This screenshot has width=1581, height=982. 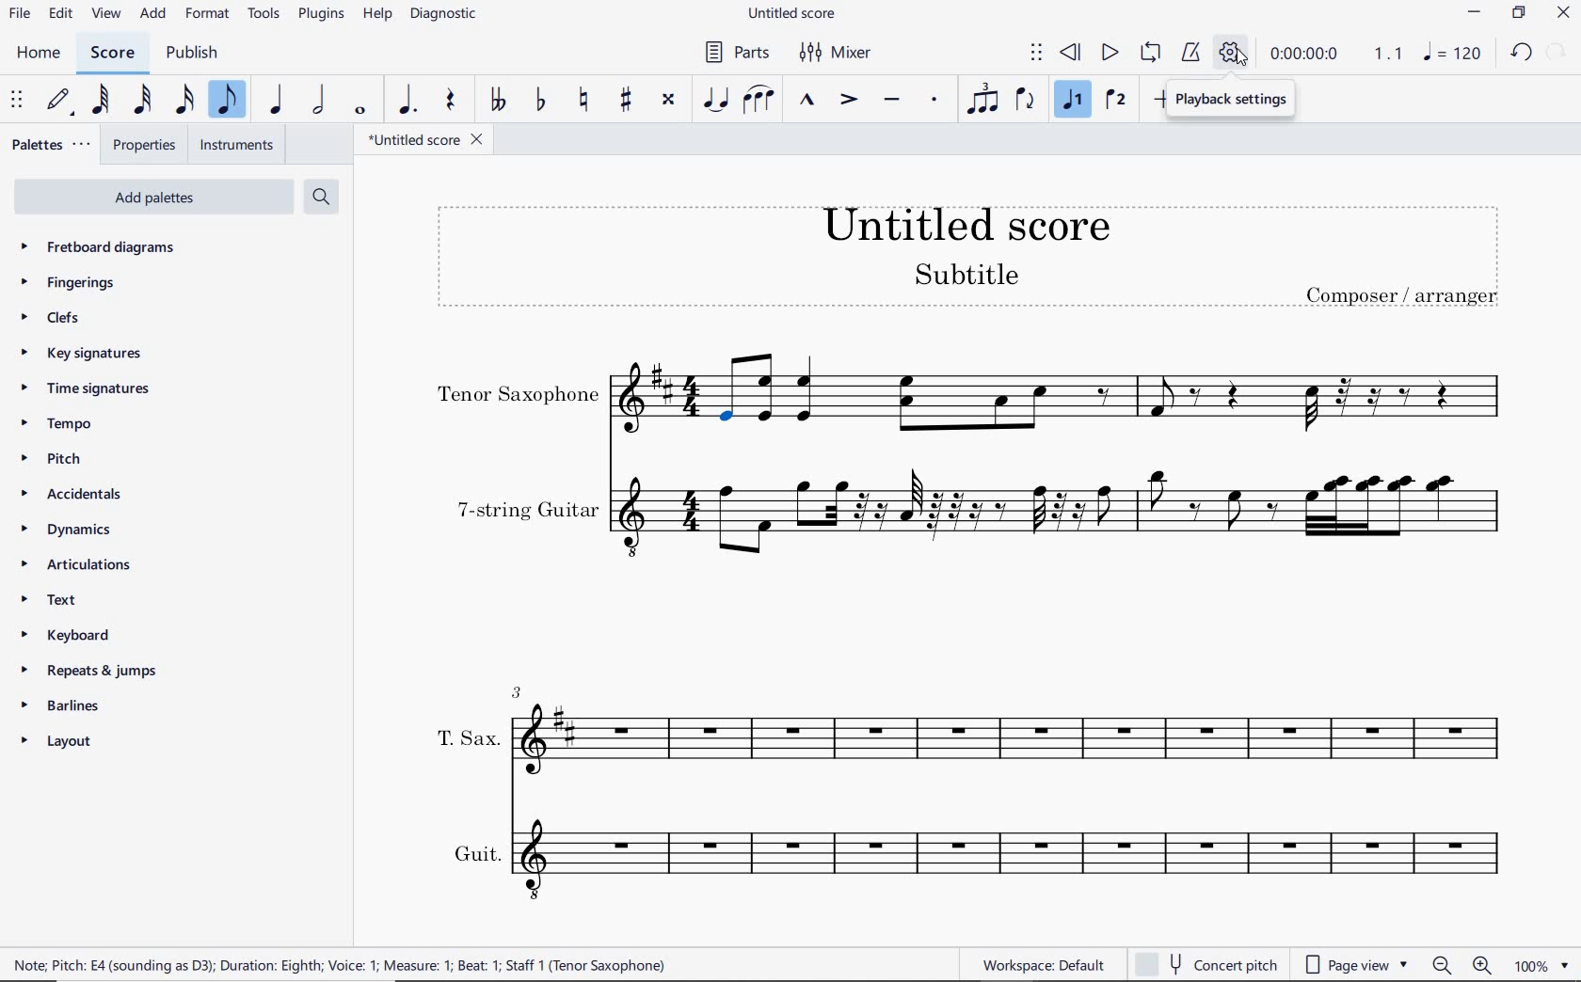 What do you see at coordinates (736, 52) in the screenshot?
I see `PARTS` at bounding box center [736, 52].